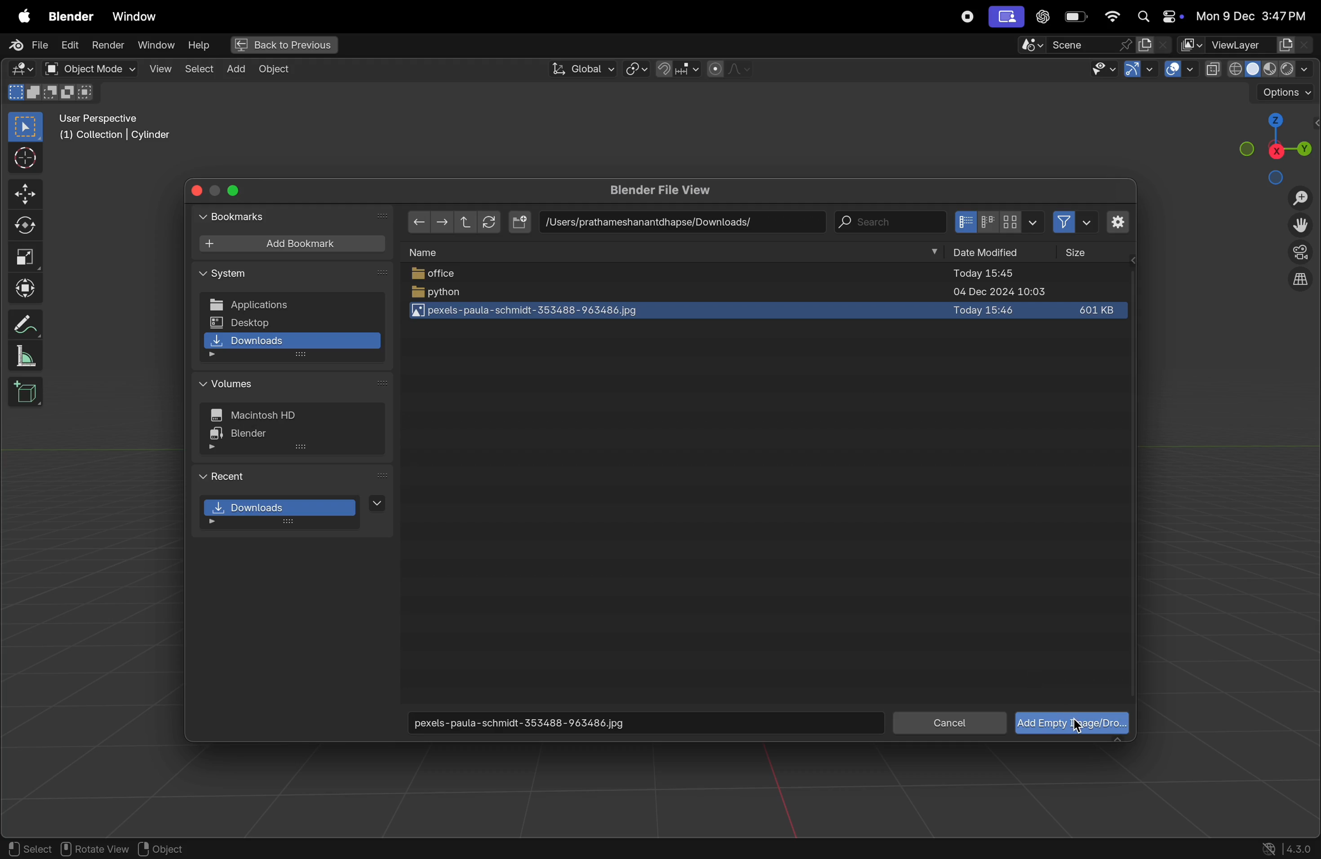 Image resolution: width=1321 pixels, height=859 pixels. What do you see at coordinates (419, 220) in the screenshot?
I see `back ward` at bounding box center [419, 220].